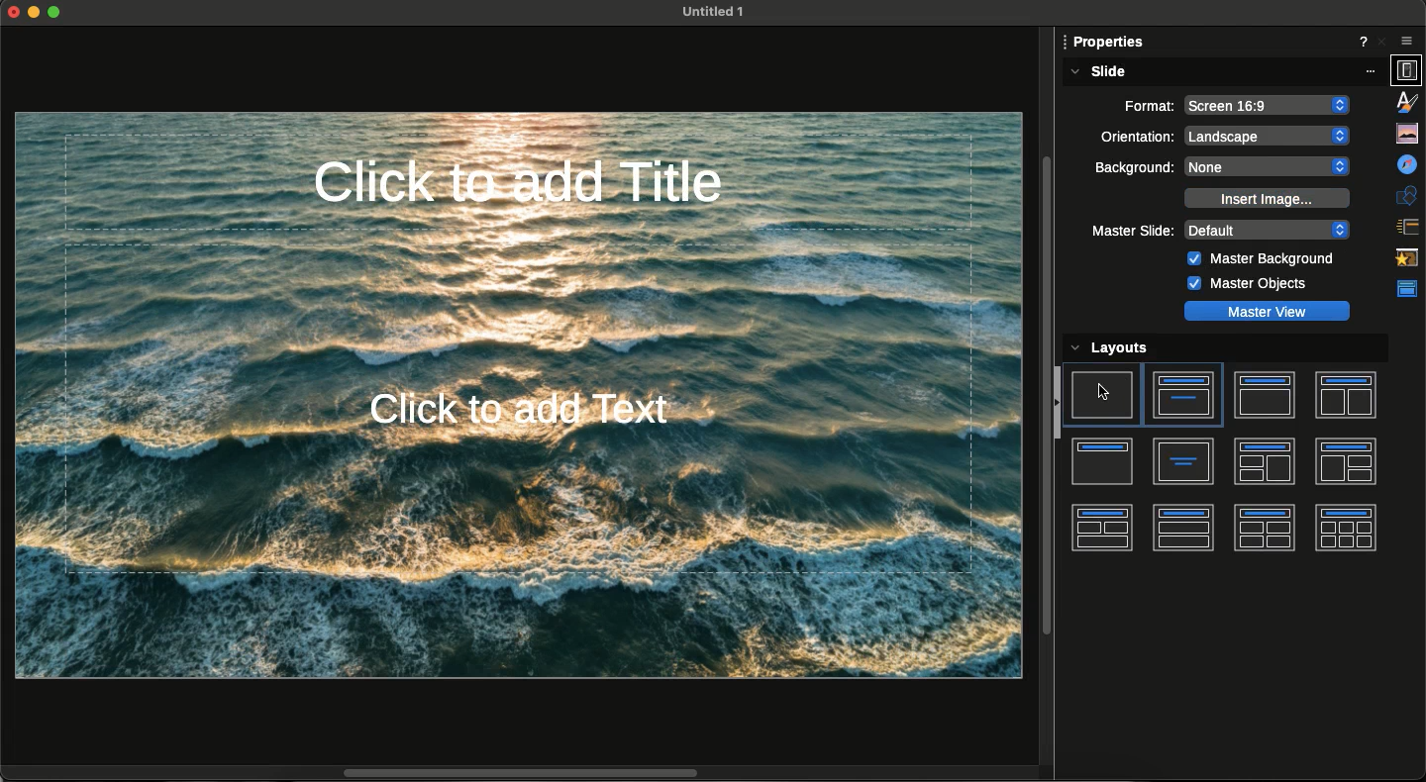 The width and height of the screenshot is (1426, 782). I want to click on Minimize, so click(35, 14).